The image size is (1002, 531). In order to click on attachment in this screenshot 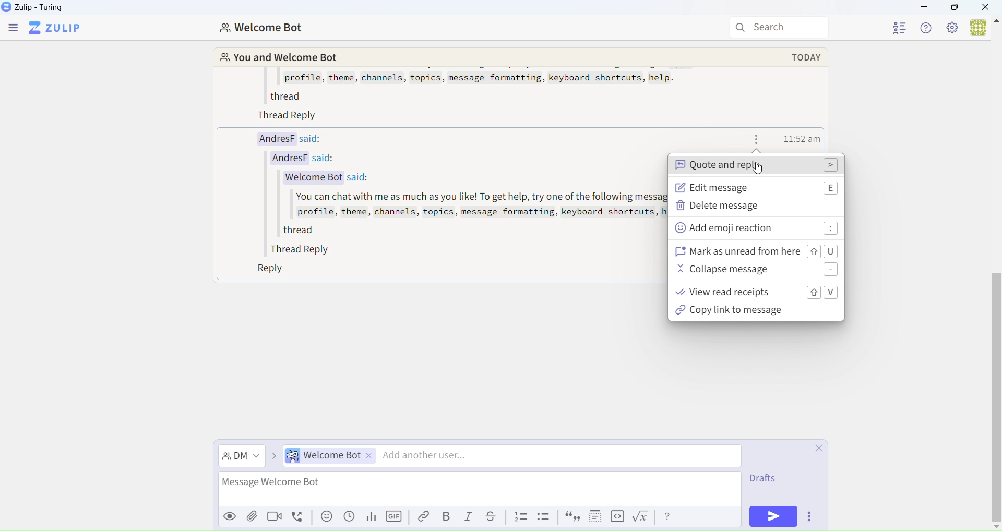, I will do `click(252, 520)`.